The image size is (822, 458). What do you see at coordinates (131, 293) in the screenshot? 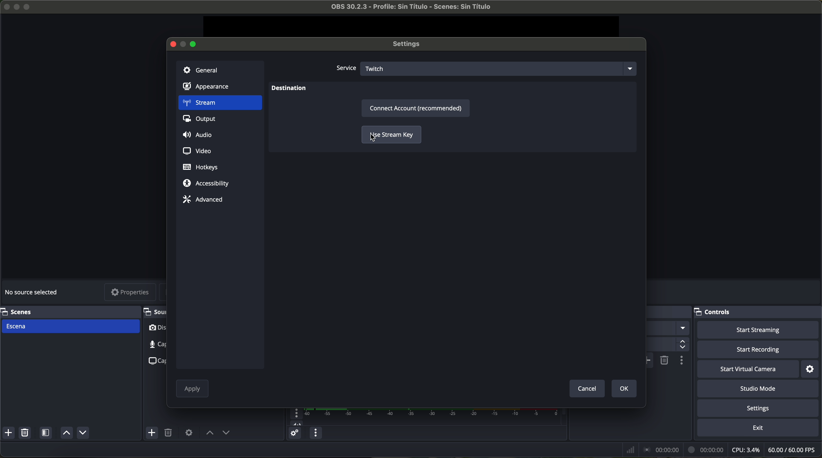
I see `properties` at bounding box center [131, 293].